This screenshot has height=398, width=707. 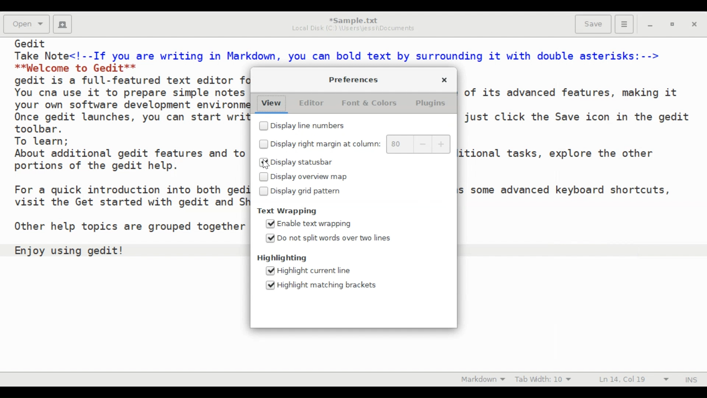 What do you see at coordinates (542, 379) in the screenshot?
I see `Tab Width: 10` at bounding box center [542, 379].